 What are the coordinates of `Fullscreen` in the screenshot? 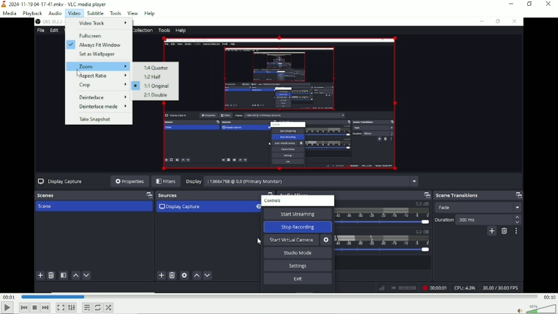 It's located at (99, 35).